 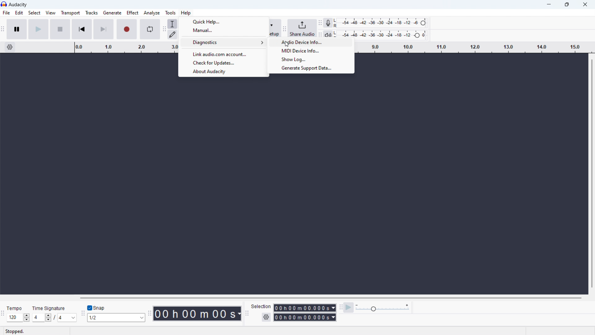 What do you see at coordinates (327, 23) in the screenshot?
I see `recording meter` at bounding box center [327, 23].